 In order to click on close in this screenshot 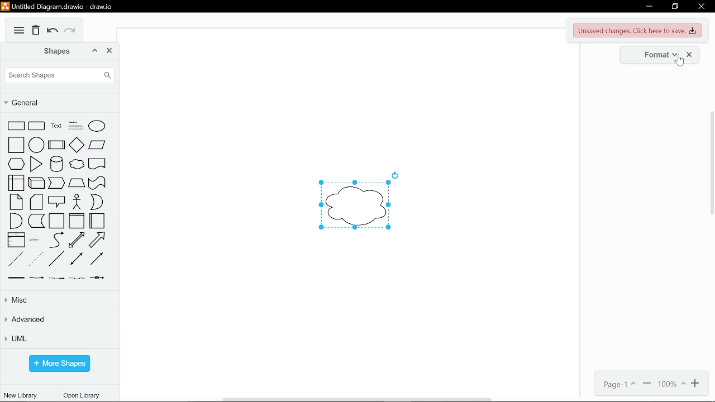, I will do `click(702, 7)`.